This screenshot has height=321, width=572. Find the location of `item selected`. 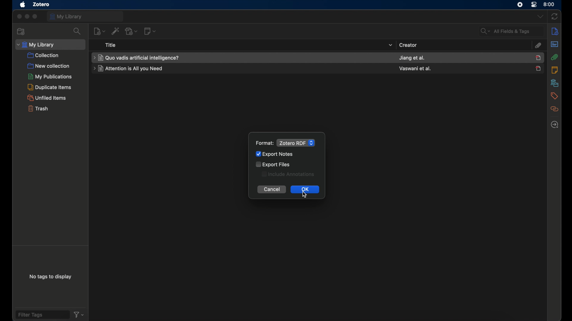

item selected is located at coordinates (538, 57).